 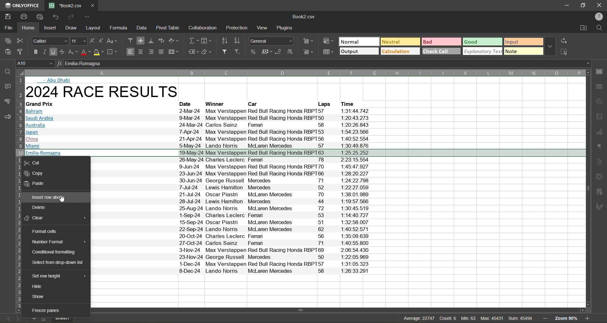 What do you see at coordinates (168, 27) in the screenshot?
I see `pivot table` at bounding box center [168, 27].